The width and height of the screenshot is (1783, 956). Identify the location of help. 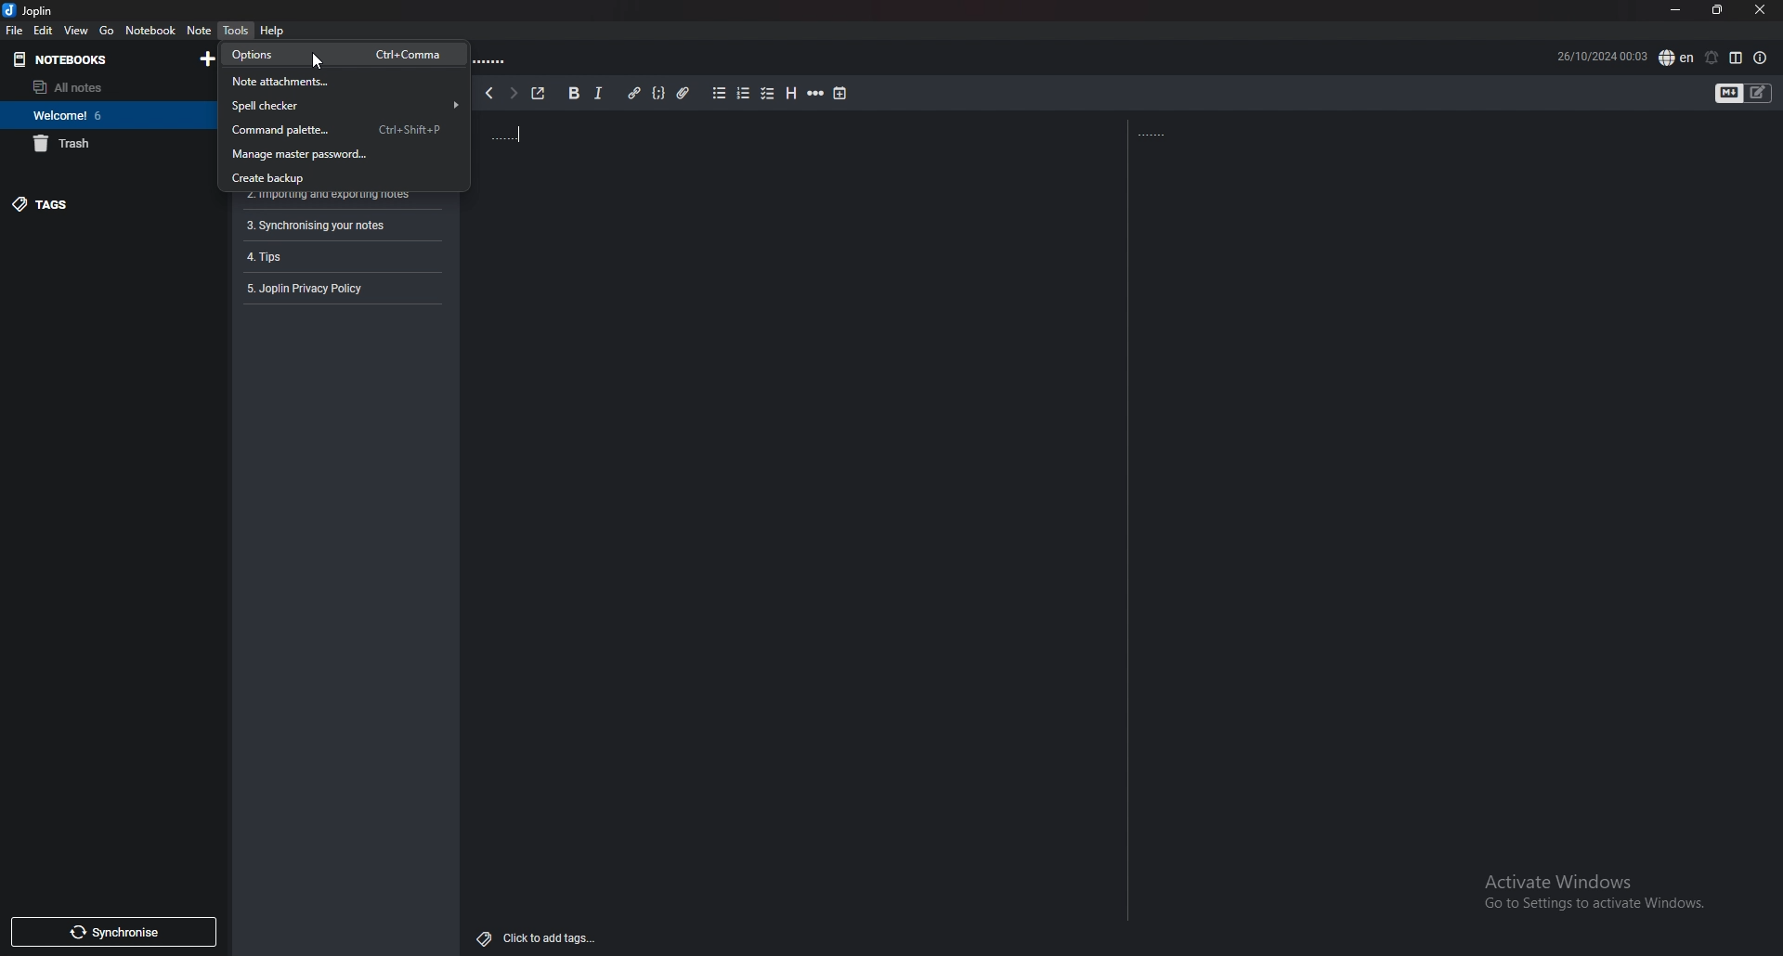
(272, 31).